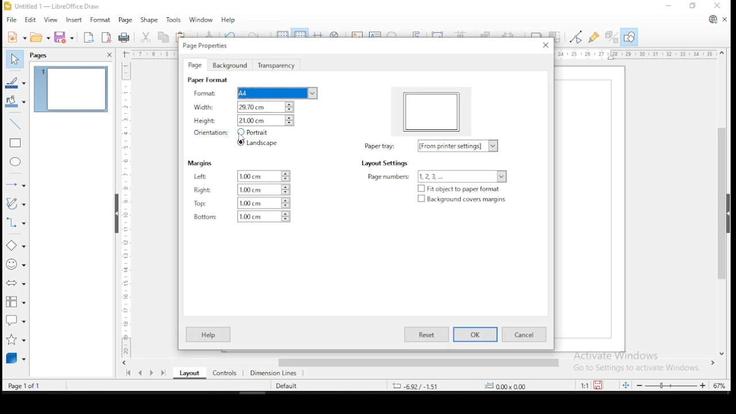  I want to click on format, so click(101, 21).